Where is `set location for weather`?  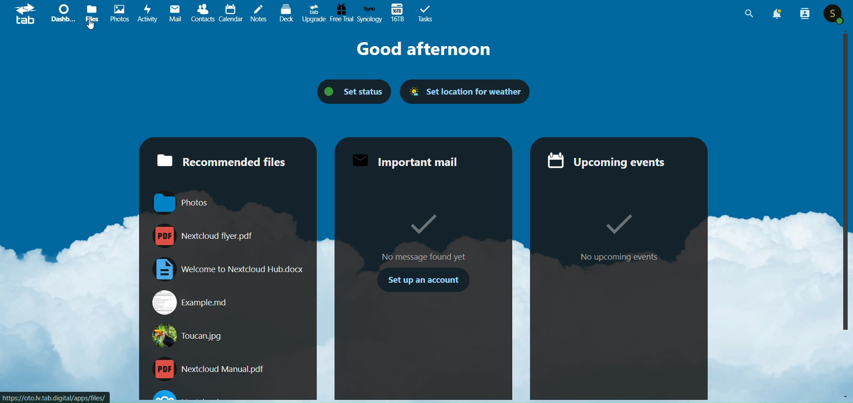
set location for weather is located at coordinates (469, 91).